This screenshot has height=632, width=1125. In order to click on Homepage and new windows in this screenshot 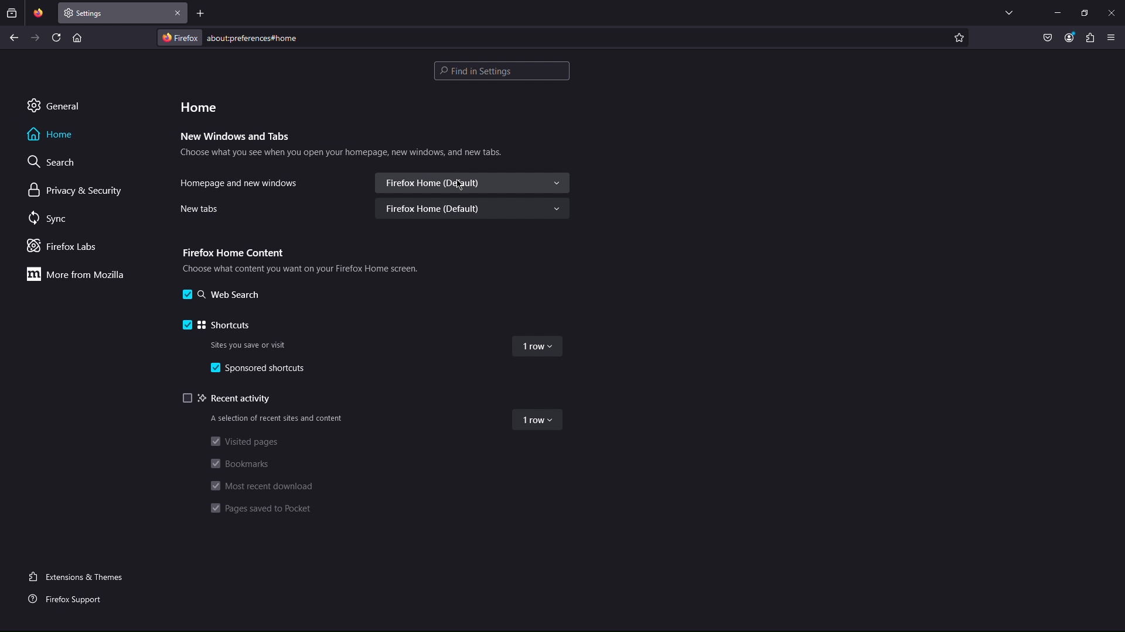, I will do `click(240, 184)`.